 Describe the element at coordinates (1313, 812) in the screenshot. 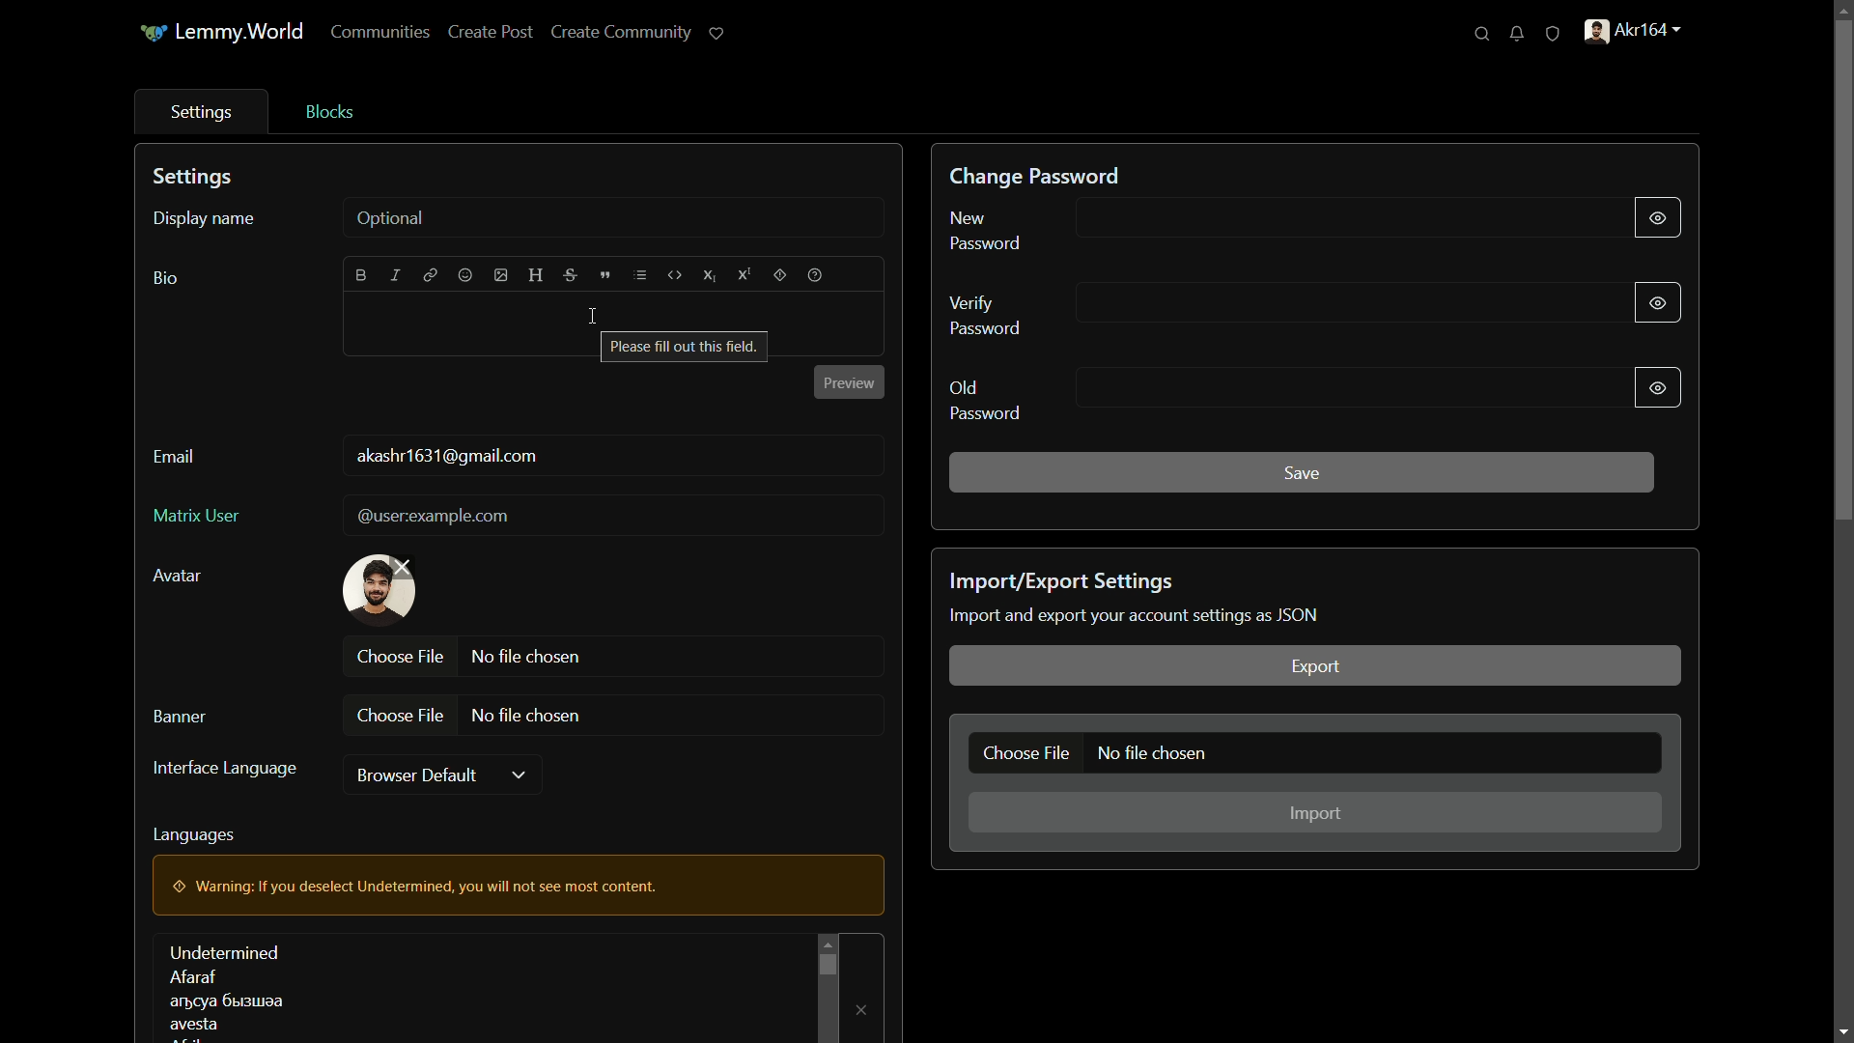

I see `import` at that location.